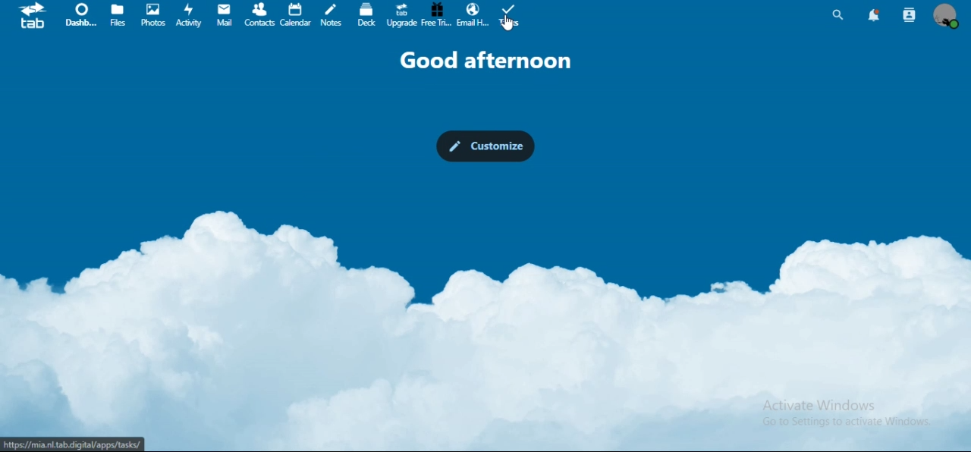 The height and width of the screenshot is (452, 971). I want to click on upgrade, so click(401, 15).